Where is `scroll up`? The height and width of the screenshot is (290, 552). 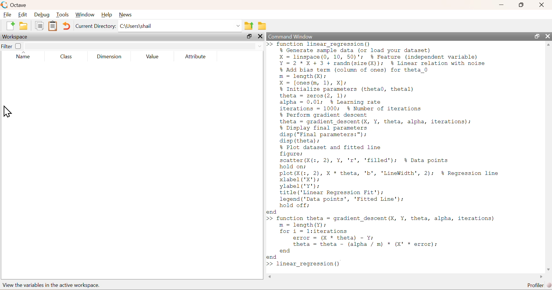 scroll up is located at coordinates (548, 44).